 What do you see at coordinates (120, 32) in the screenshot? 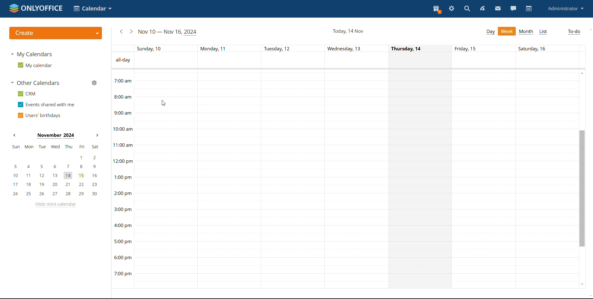
I see `previous week` at bounding box center [120, 32].